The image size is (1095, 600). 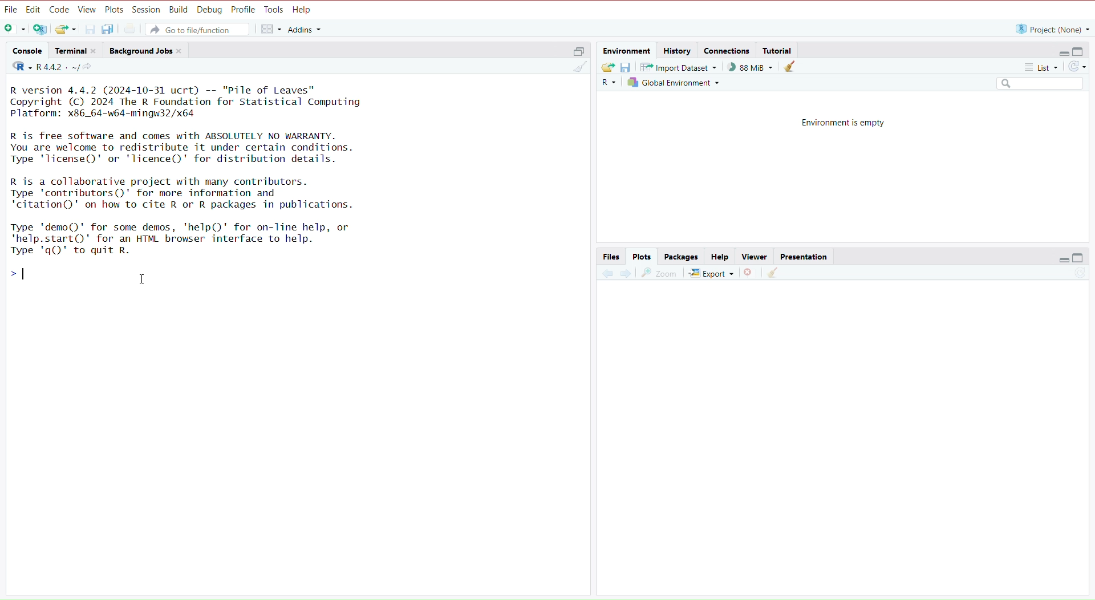 What do you see at coordinates (275, 9) in the screenshot?
I see `Tools` at bounding box center [275, 9].